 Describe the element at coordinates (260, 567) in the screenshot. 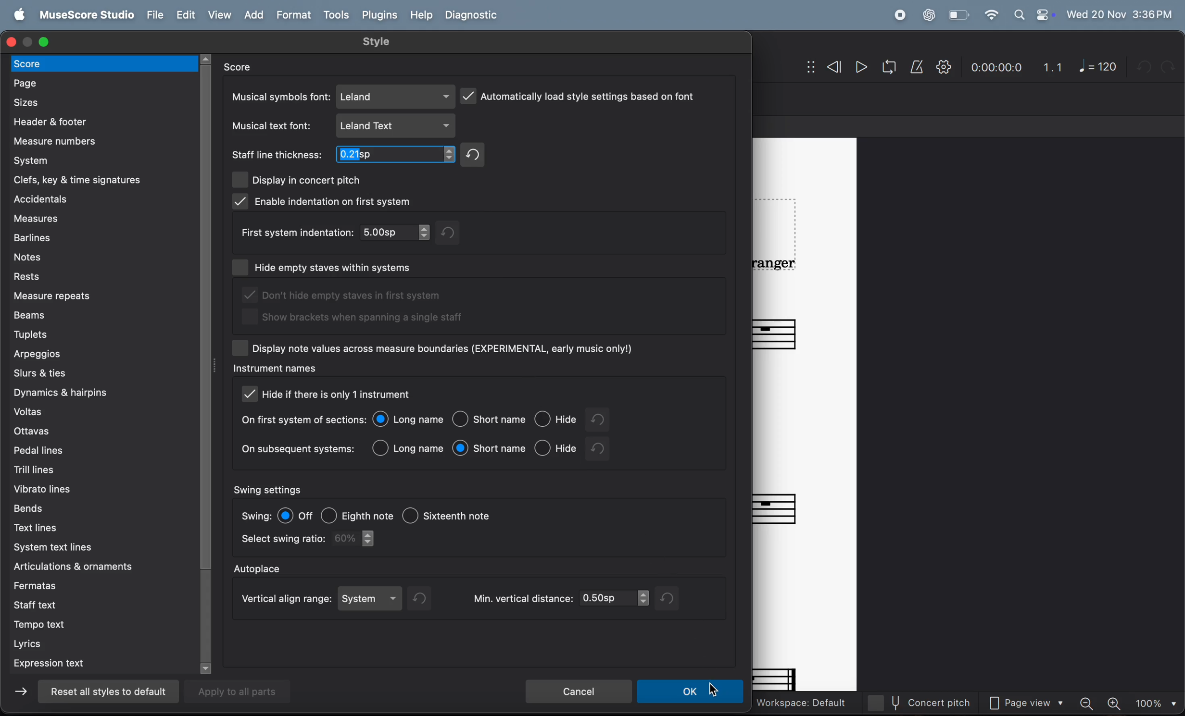

I see `autoplace` at that location.